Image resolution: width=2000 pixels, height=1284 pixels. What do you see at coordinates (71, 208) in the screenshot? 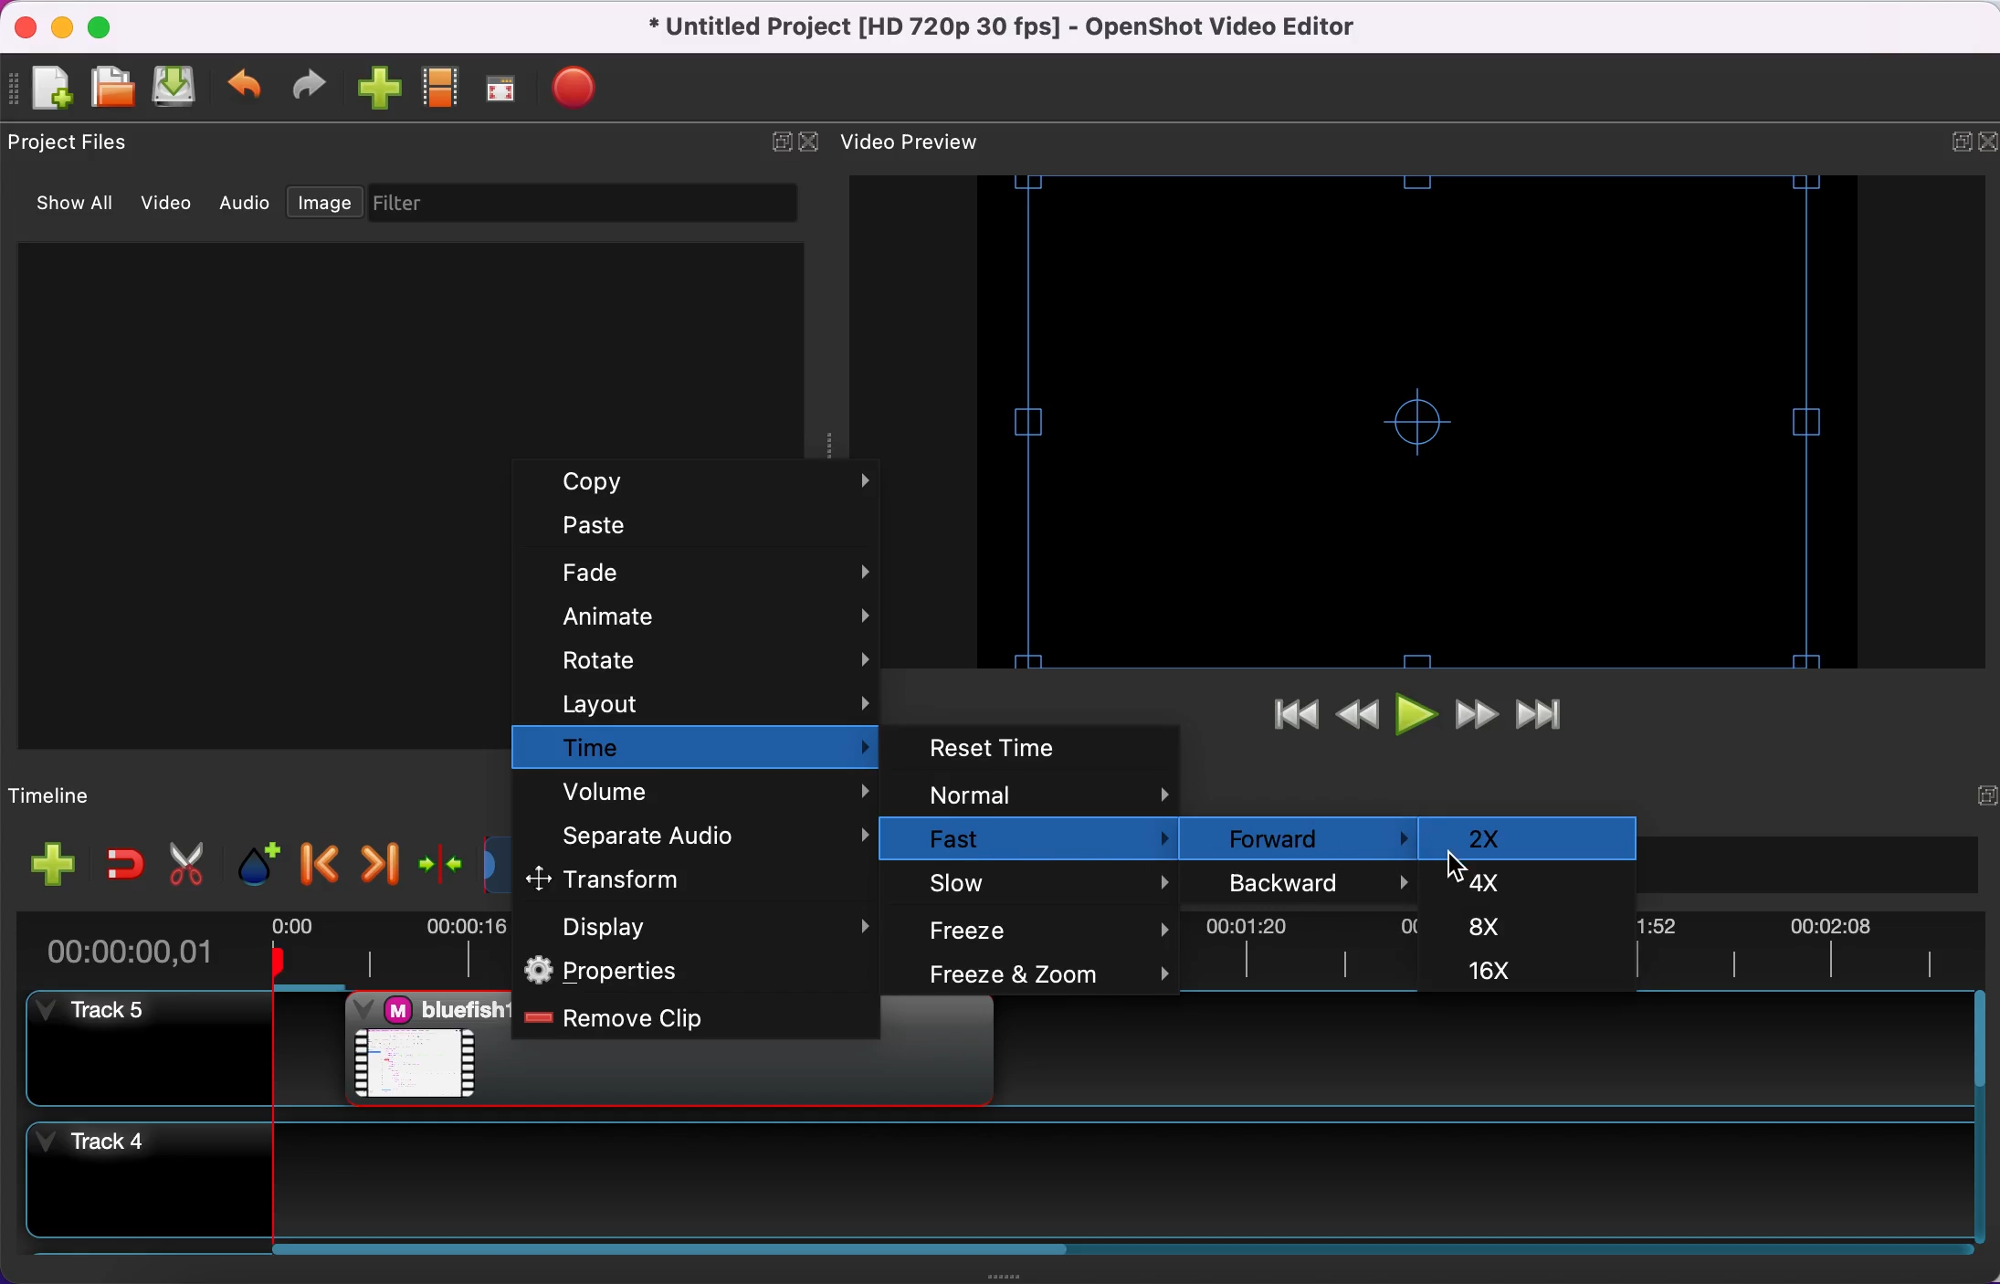
I see `show all` at bounding box center [71, 208].